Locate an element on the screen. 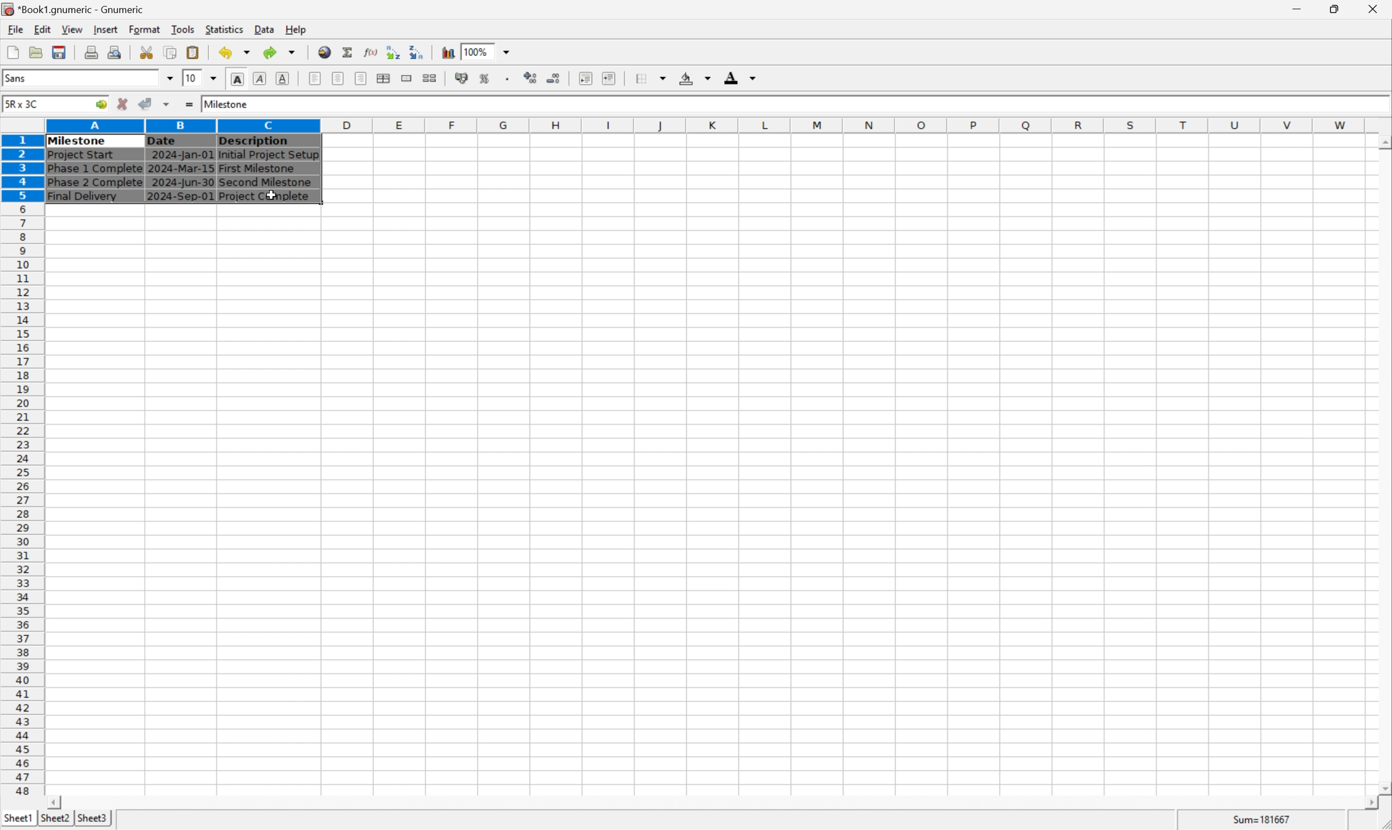 This screenshot has height=830, width=1392. increase indent is located at coordinates (612, 78).